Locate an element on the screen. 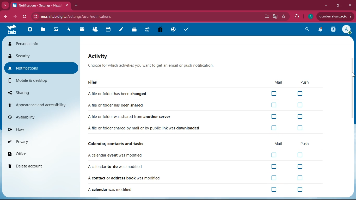  Condluir atualizagio is located at coordinates (337, 17).